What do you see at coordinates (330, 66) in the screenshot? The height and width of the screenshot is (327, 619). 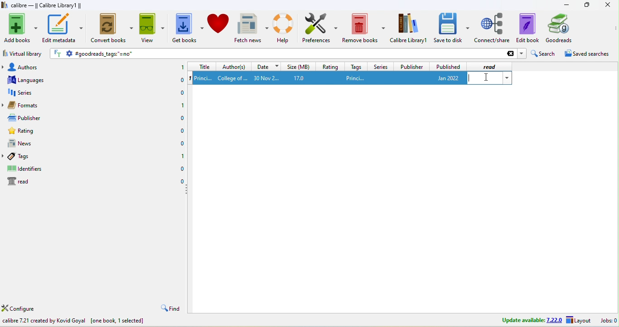 I see `rating` at bounding box center [330, 66].